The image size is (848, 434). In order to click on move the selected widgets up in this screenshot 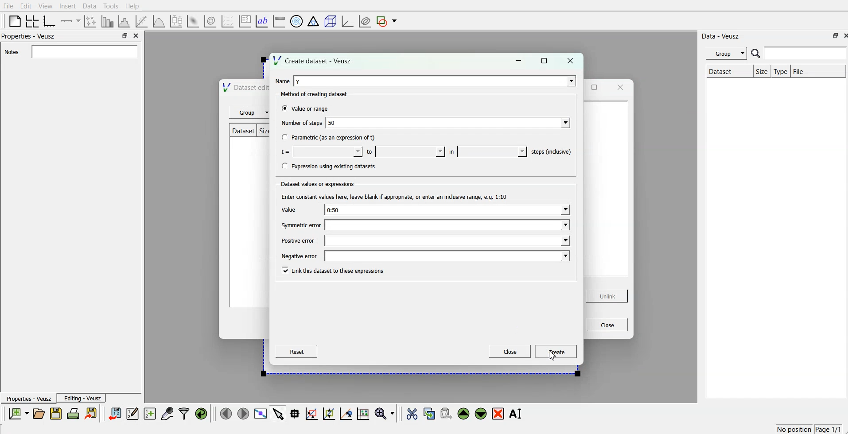, I will do `click(464, 414)`.